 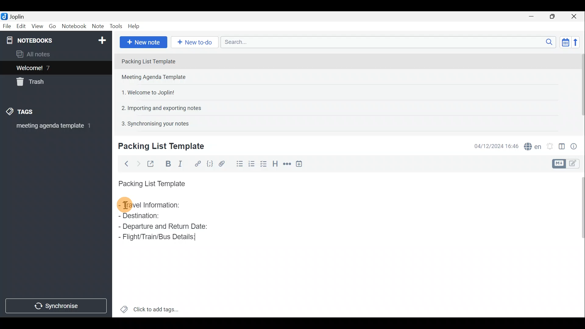 What do you see at coordinates (578, 42) in the screenshot?
I see `Reverse sort order` at bounding box center [578, 42].